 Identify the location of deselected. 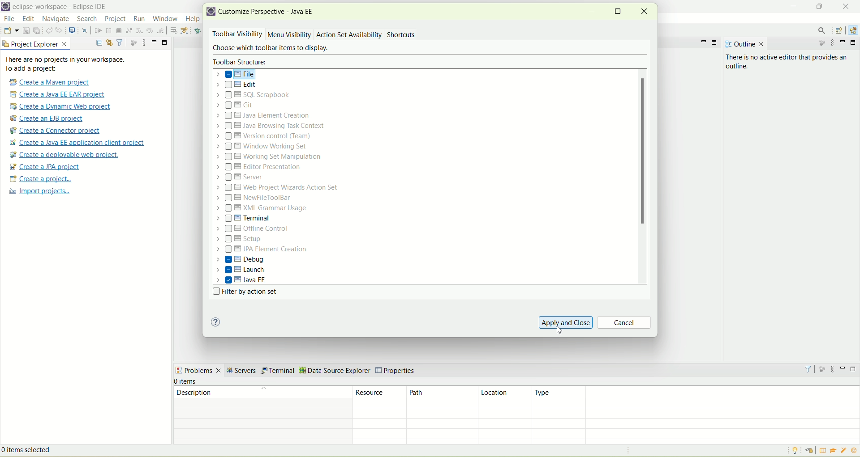
(228, 86).